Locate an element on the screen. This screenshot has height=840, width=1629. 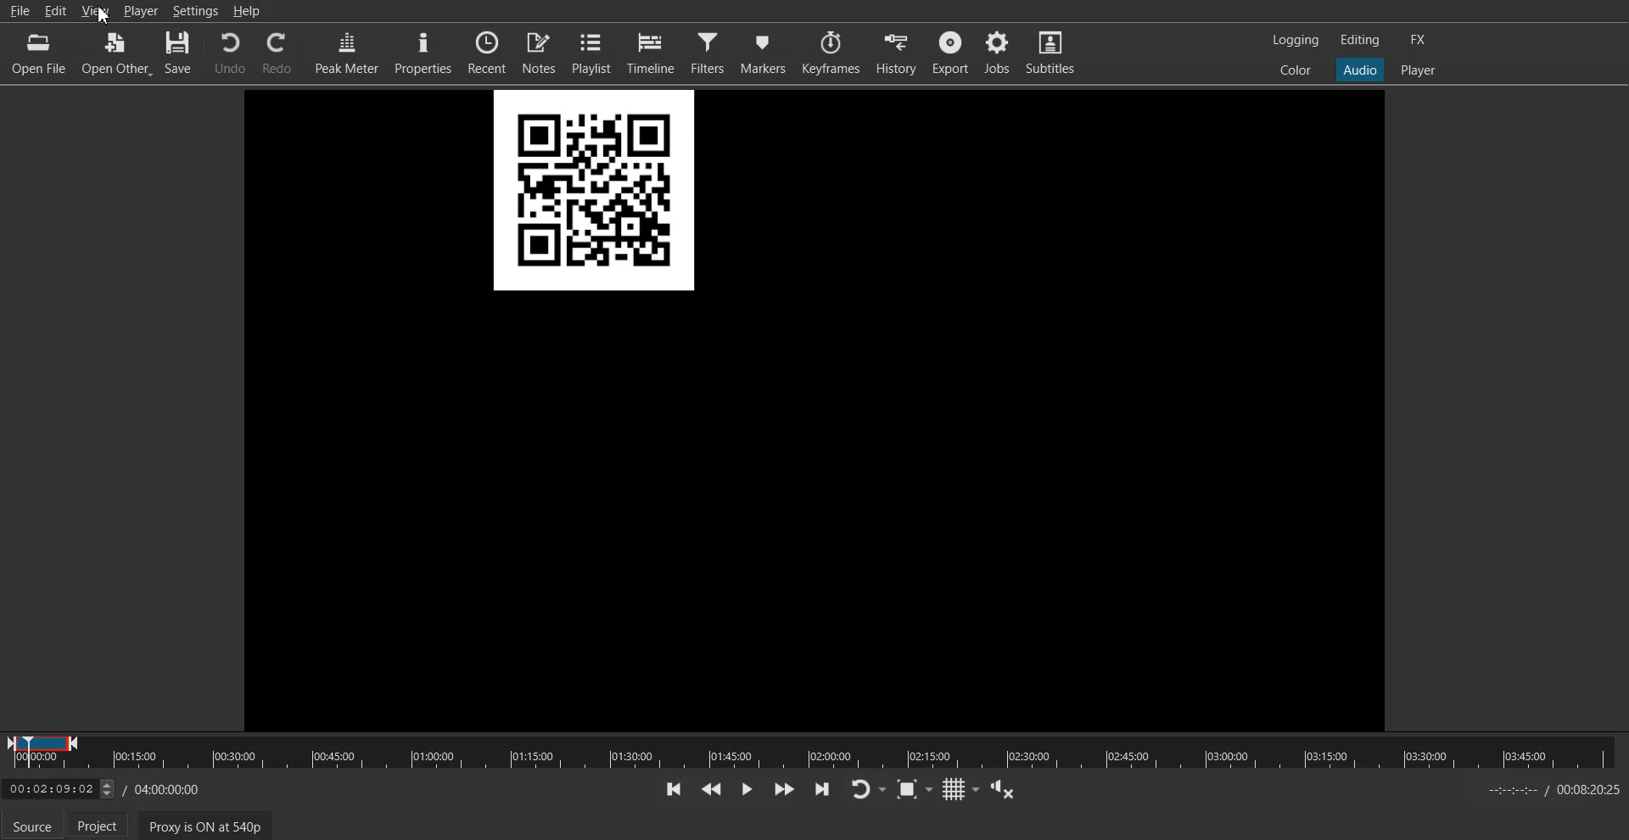
Playlist is located at coordinates (592, 52).